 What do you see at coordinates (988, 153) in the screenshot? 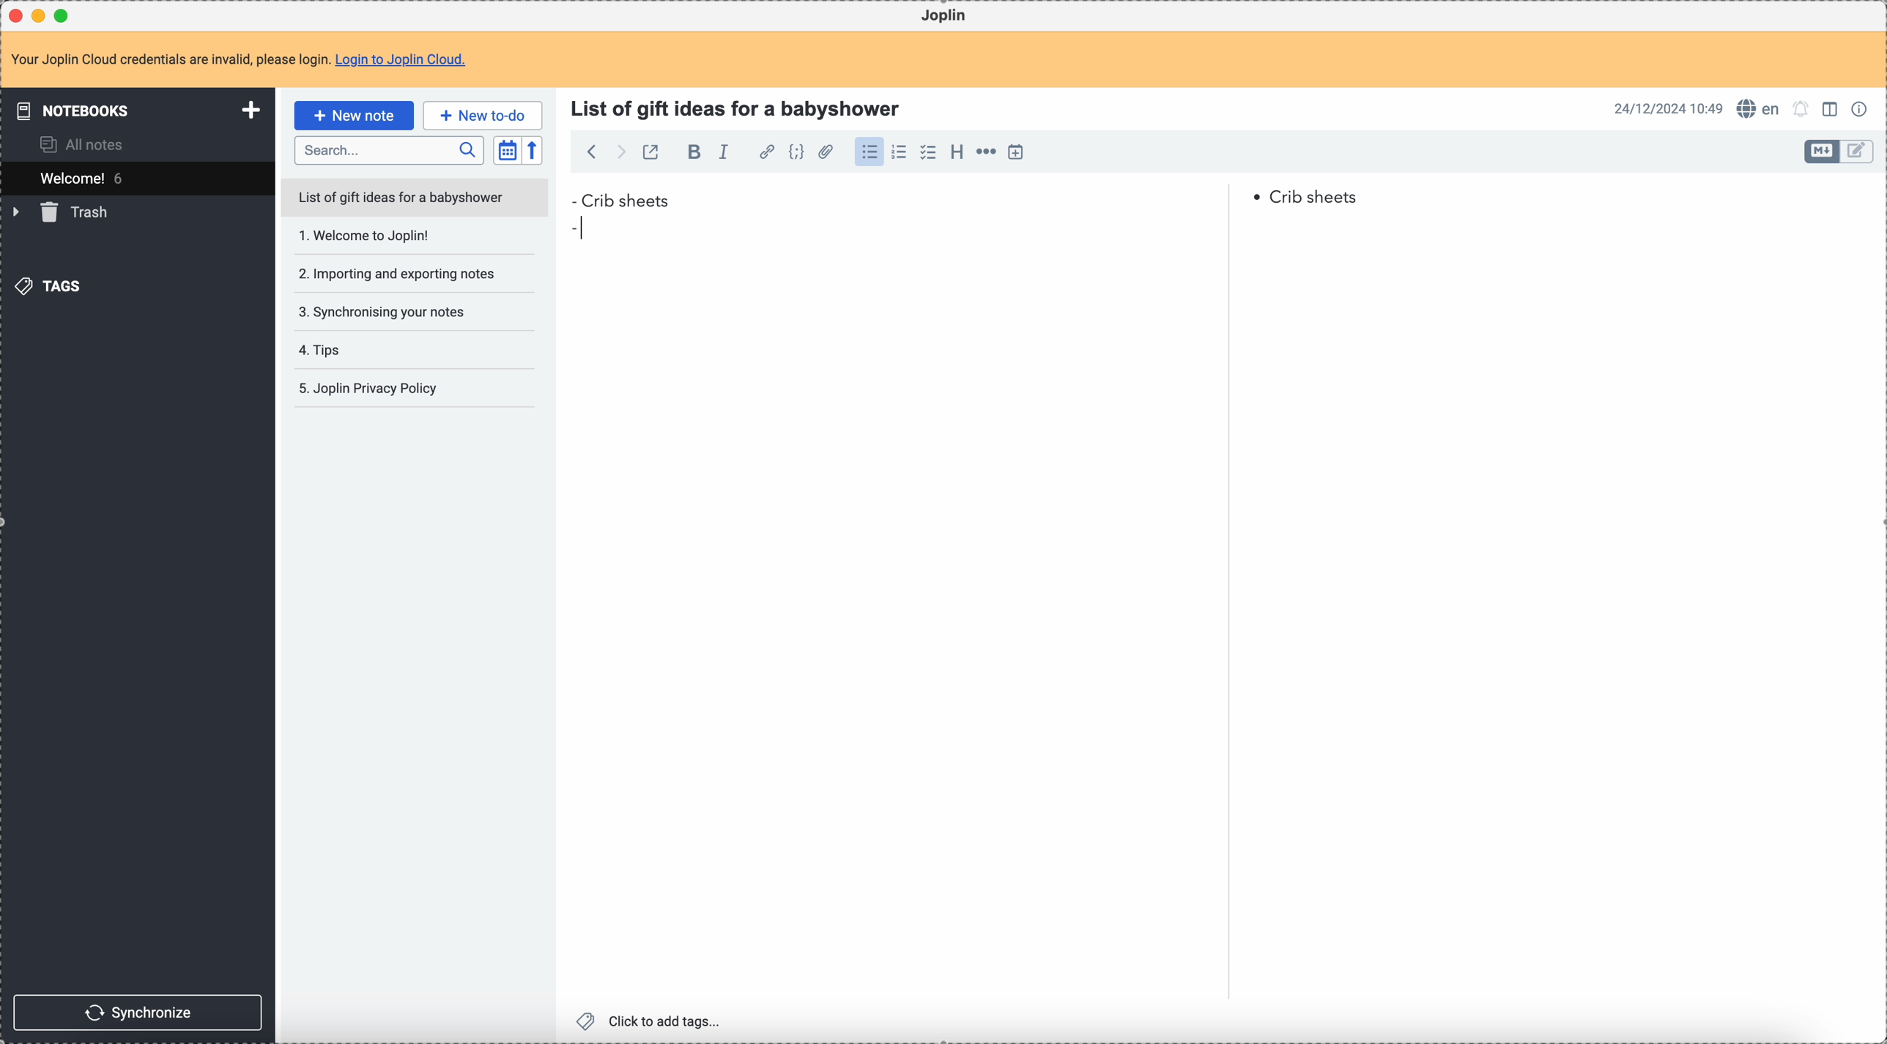
I see `horizontal rule` at bounding box center [988, 153].